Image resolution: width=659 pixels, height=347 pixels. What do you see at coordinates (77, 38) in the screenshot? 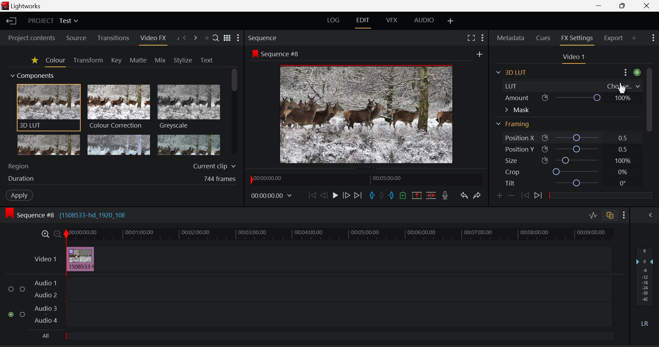
I see `Source` at bounding box center [77, 38].